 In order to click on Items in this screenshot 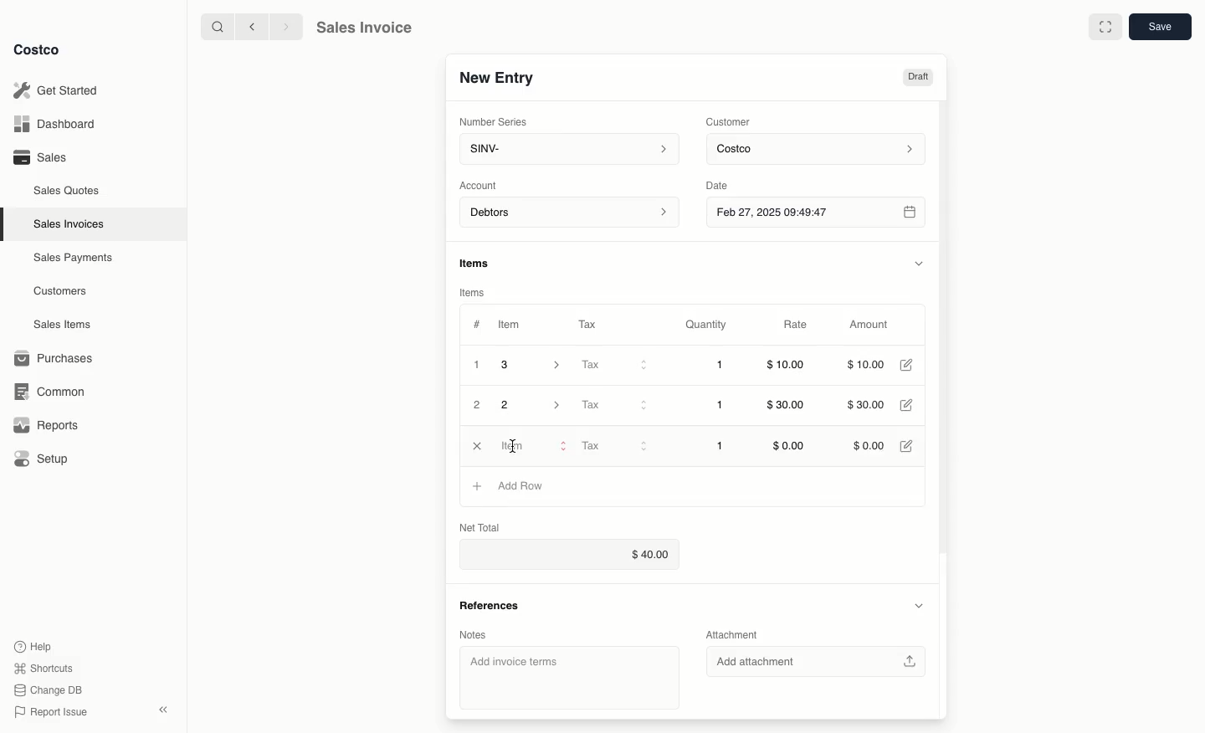, I will do `click(475, 293)`.